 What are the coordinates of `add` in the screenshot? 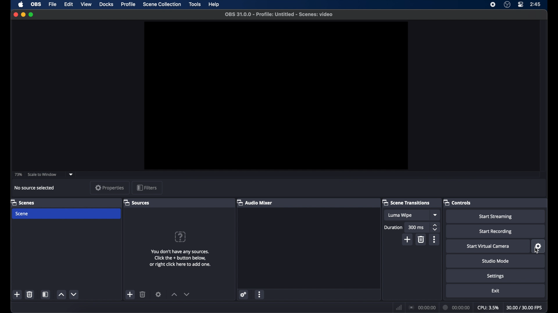 It's located at (130, 294).